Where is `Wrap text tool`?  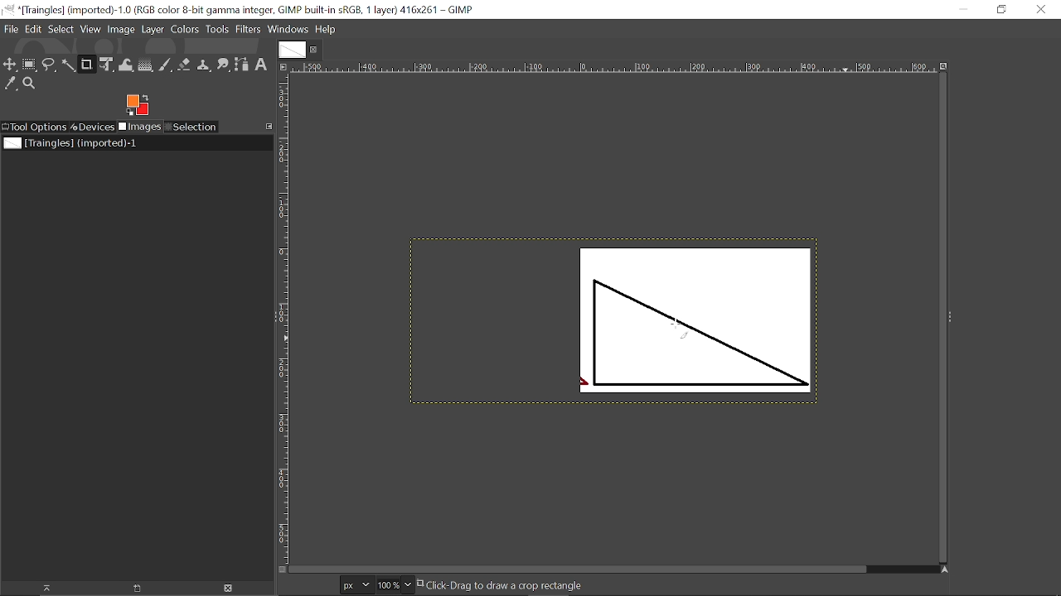 Wrap text tool is located at coordinates (127, 65).